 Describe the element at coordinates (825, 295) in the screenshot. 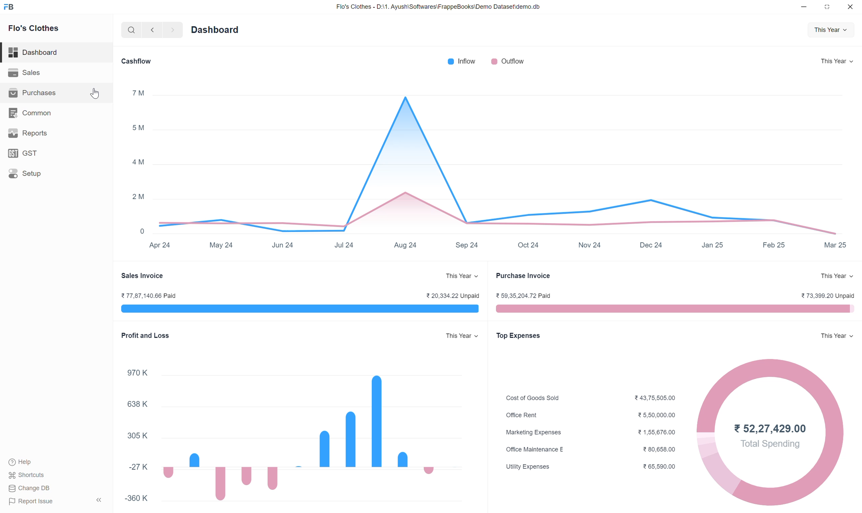

I see `¥ 73,399.20 Unpaid` at that location.